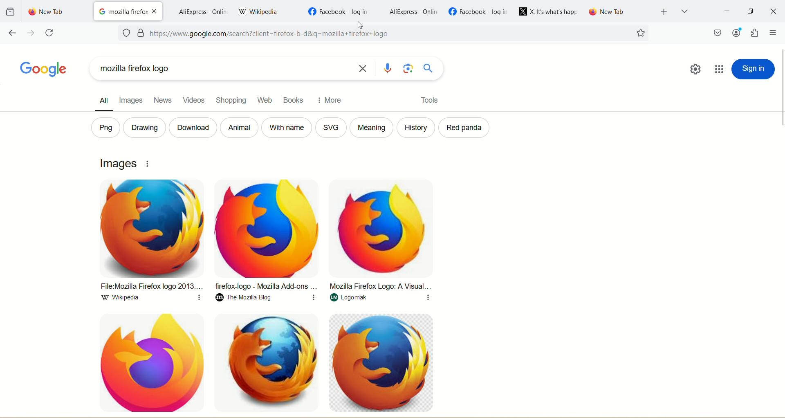 This screenshot has width=785, height=418. Describe the element at coordinates (126, 33) in the screenshot. I see `Protections` at that location.